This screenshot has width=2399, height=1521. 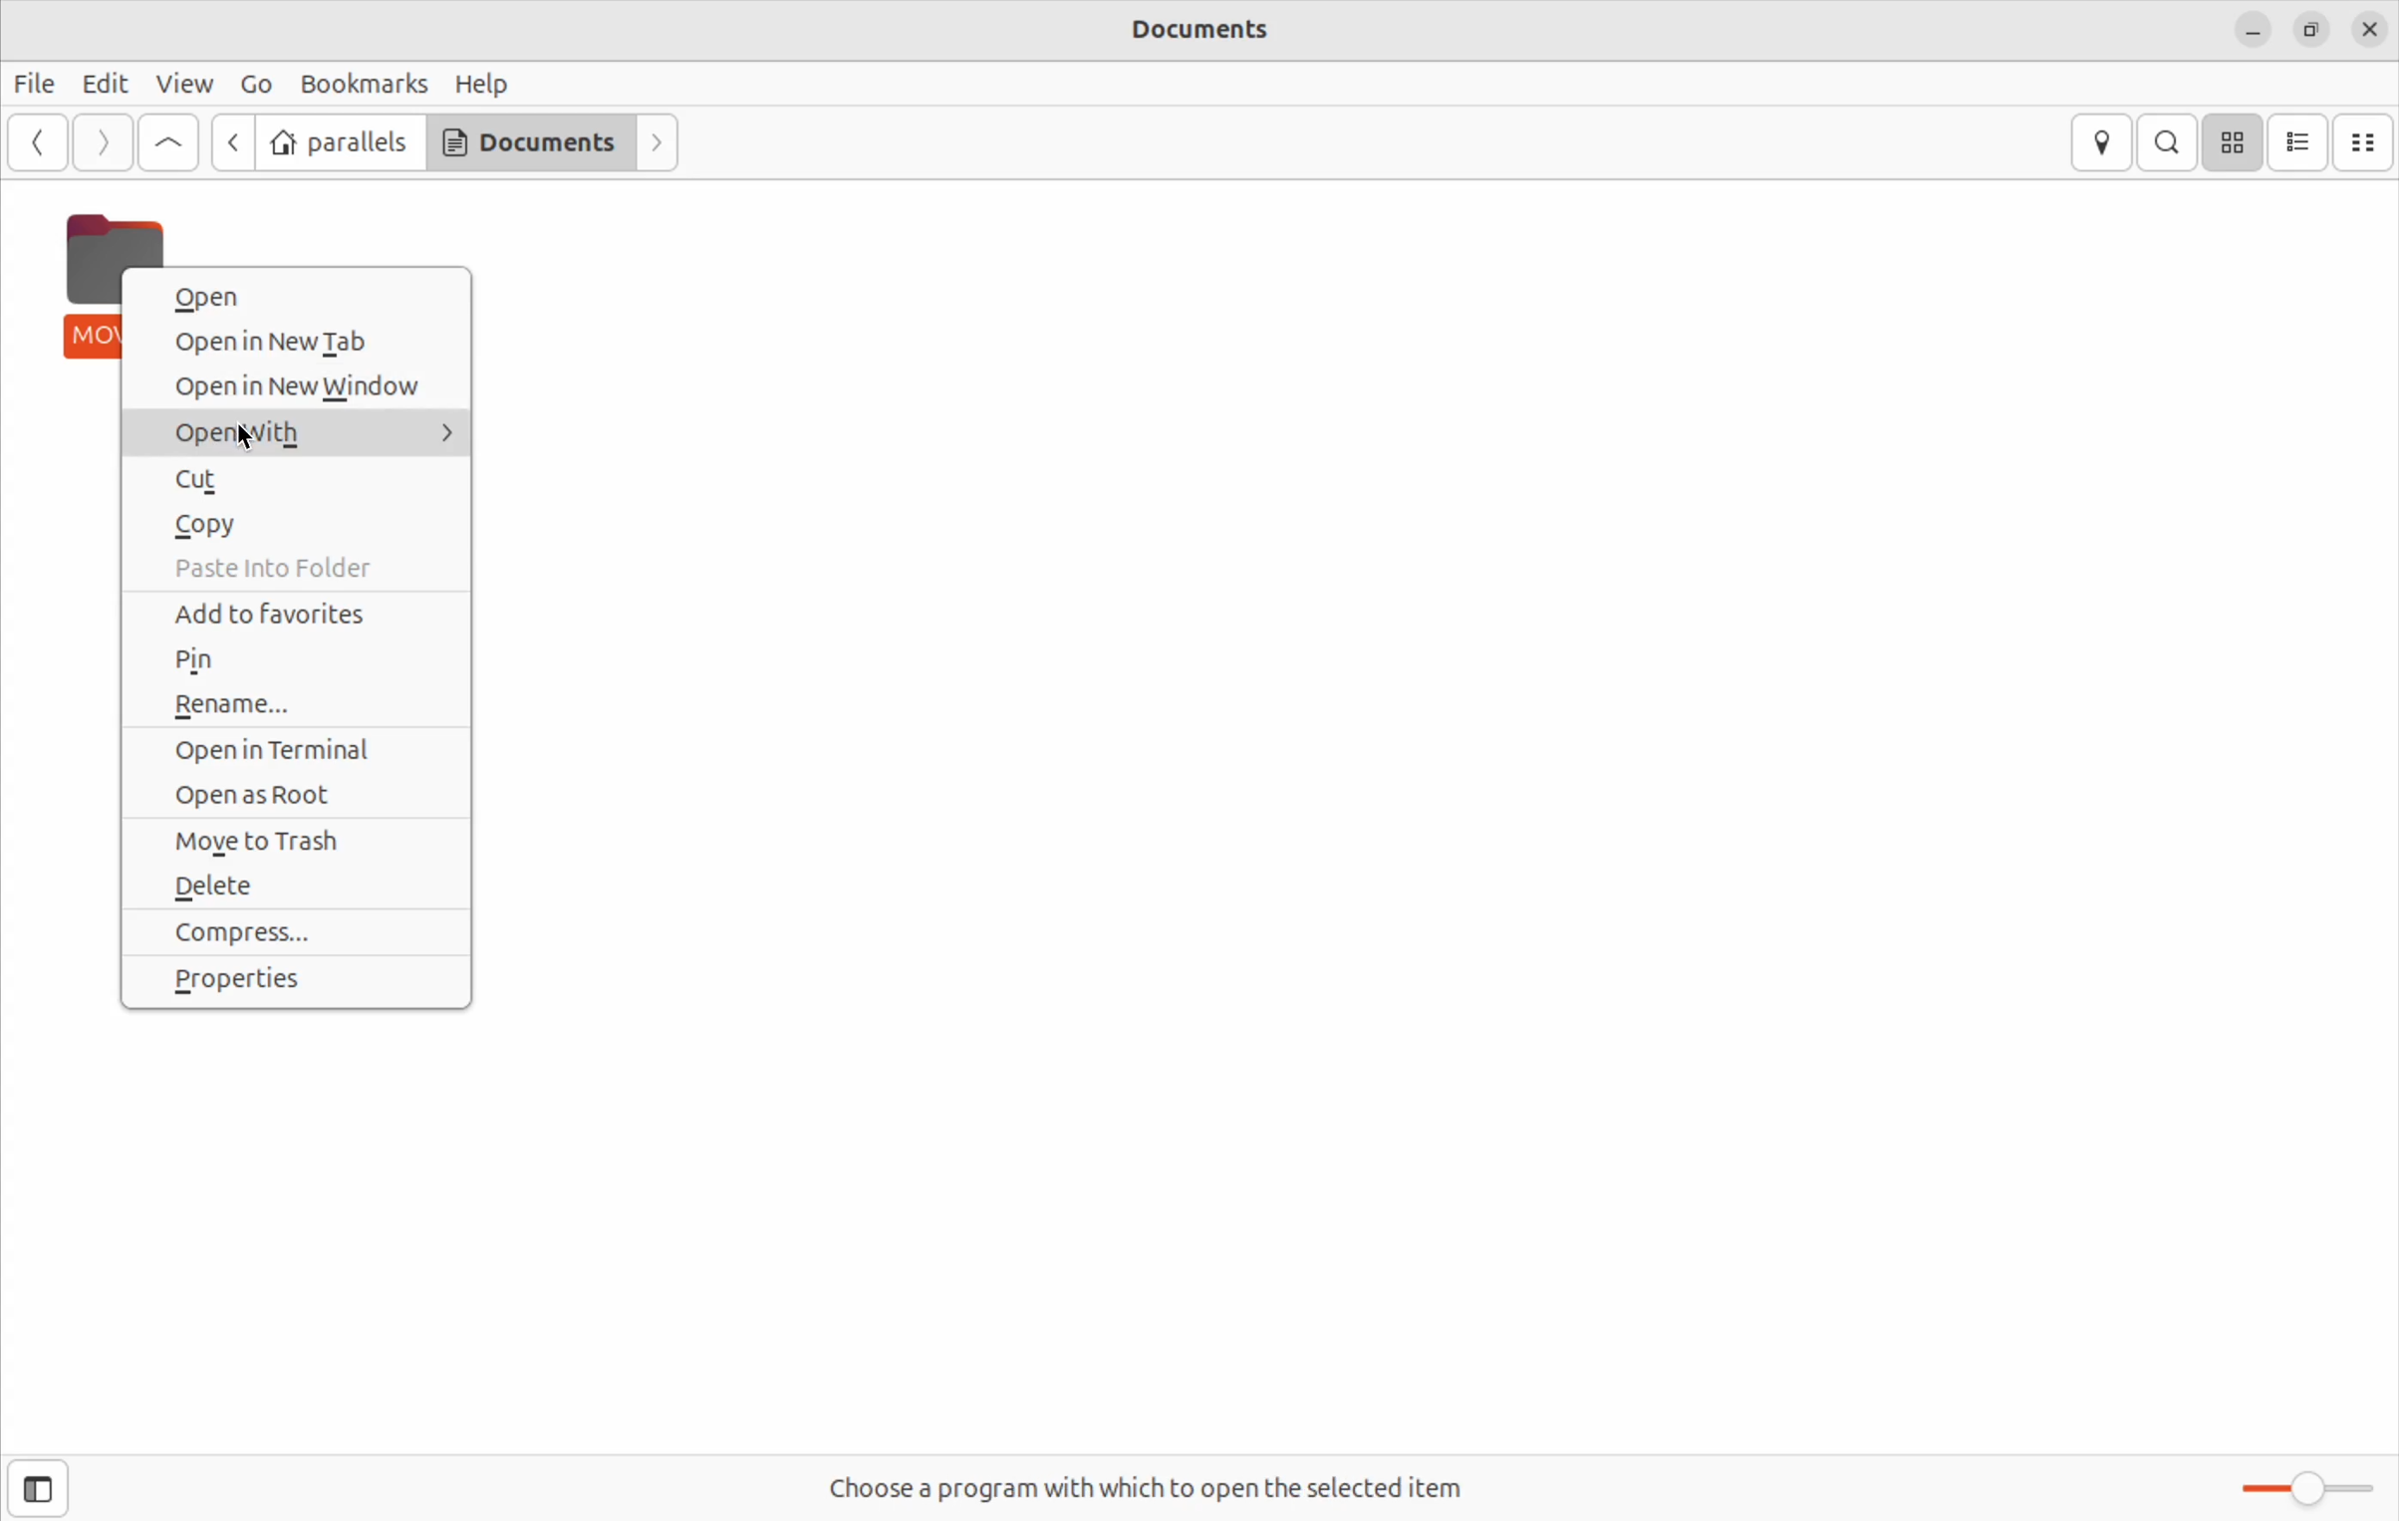 What do you see at coordinates (103, 143) in the screenshot?
I see `forward` at bounding box center [103, 143].